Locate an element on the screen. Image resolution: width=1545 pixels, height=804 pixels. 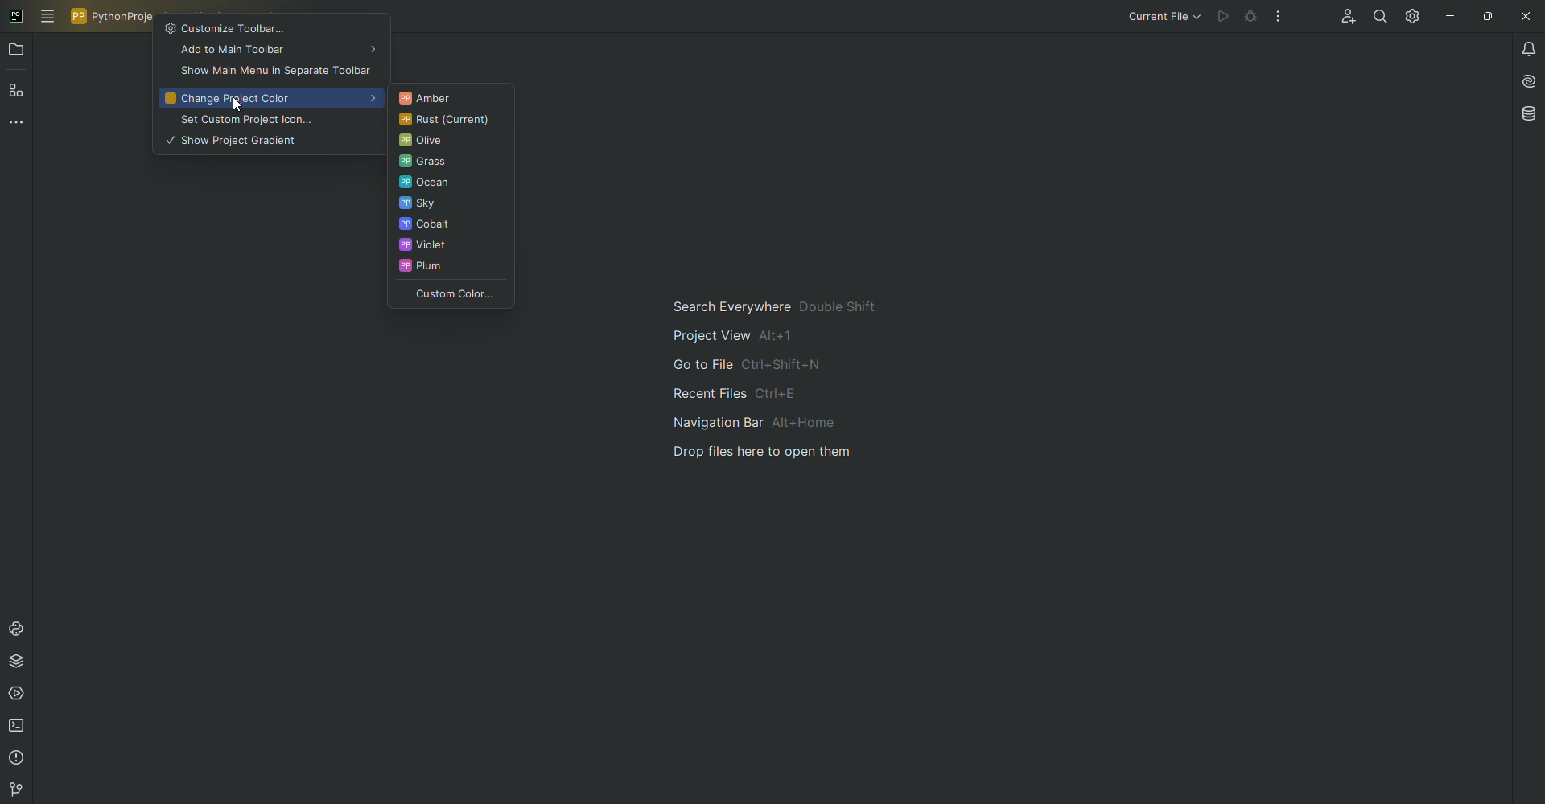
AI is located at coordinates (1526, 81).